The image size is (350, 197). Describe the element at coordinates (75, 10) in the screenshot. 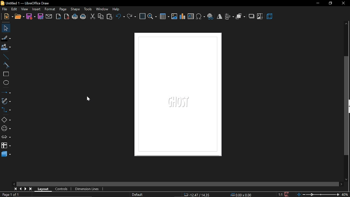

I see `shape` at that location.